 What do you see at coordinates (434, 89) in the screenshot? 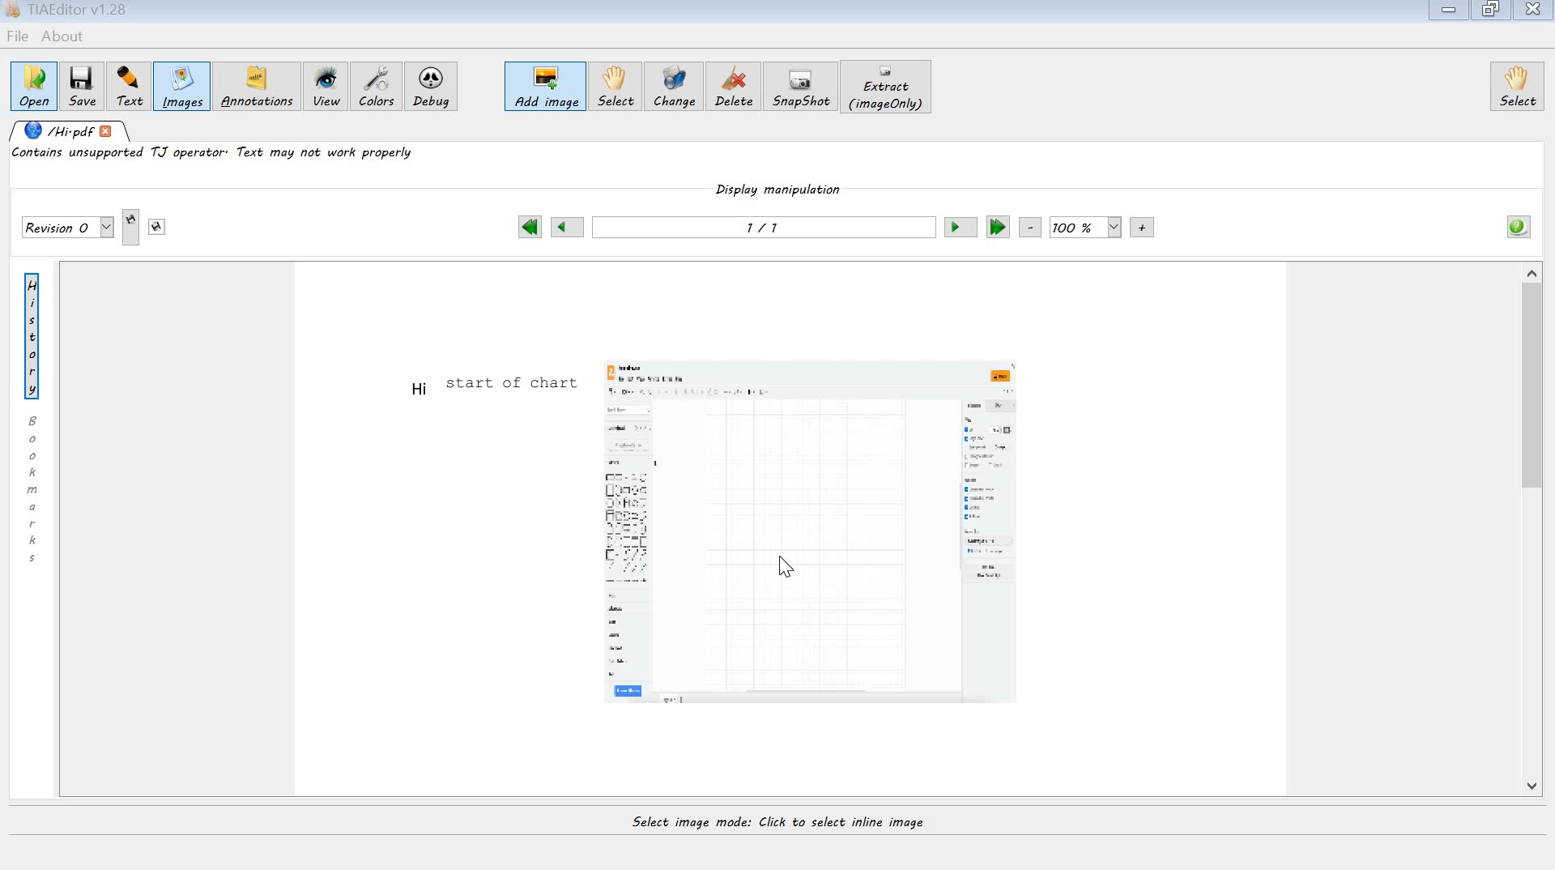
I see `debug` at bounding box center [434, 89].